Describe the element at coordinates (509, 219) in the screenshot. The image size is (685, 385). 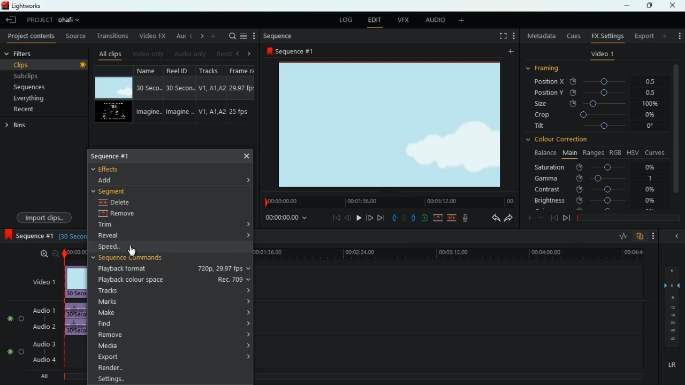
I see `forward` at that location.